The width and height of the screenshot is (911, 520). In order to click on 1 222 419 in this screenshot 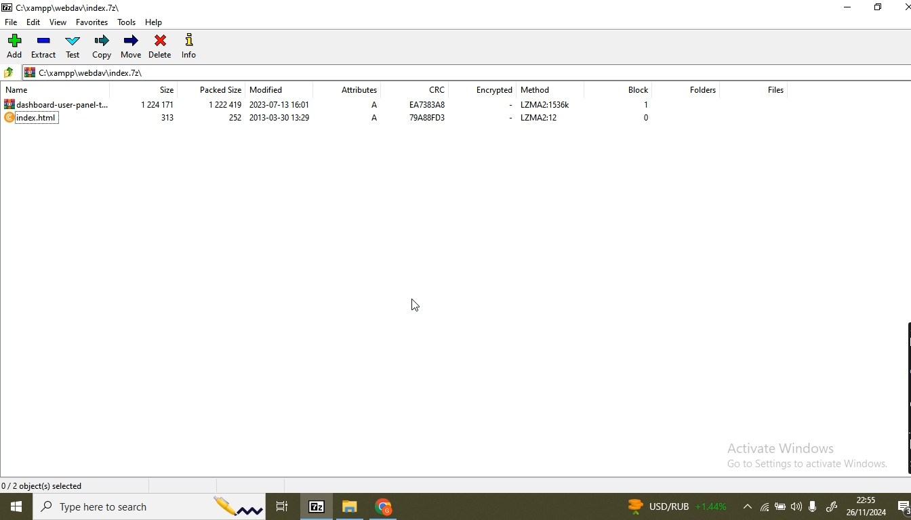, I will do `click(222, 104)`.